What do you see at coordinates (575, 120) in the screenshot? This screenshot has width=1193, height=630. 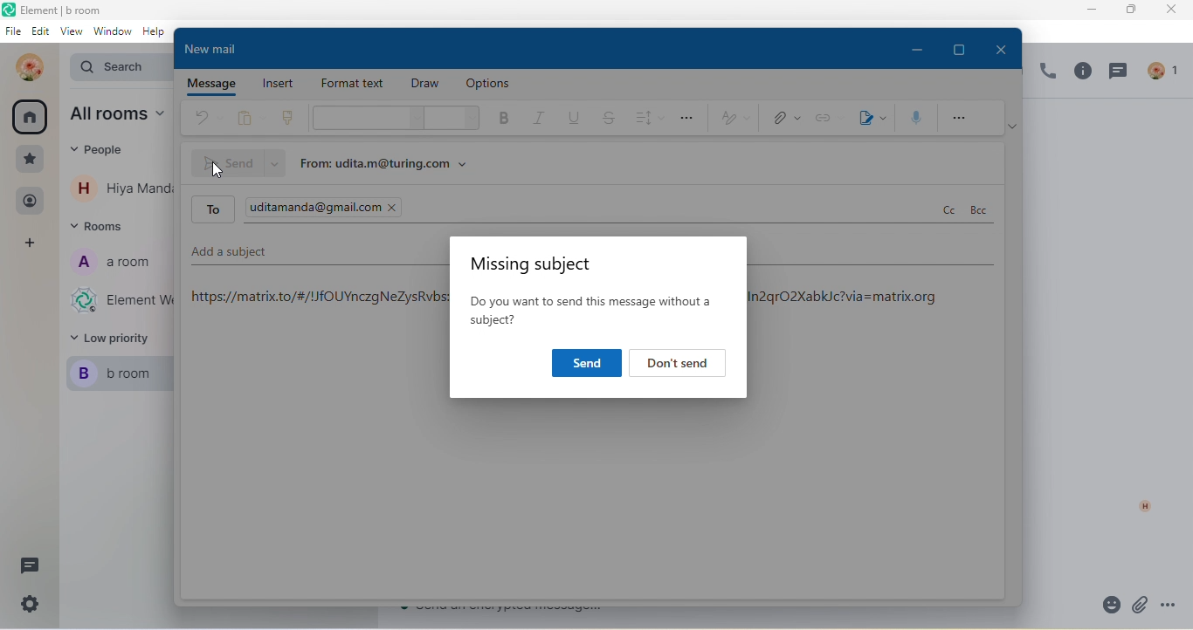 I see `underline` at bounding box center [575, 120].